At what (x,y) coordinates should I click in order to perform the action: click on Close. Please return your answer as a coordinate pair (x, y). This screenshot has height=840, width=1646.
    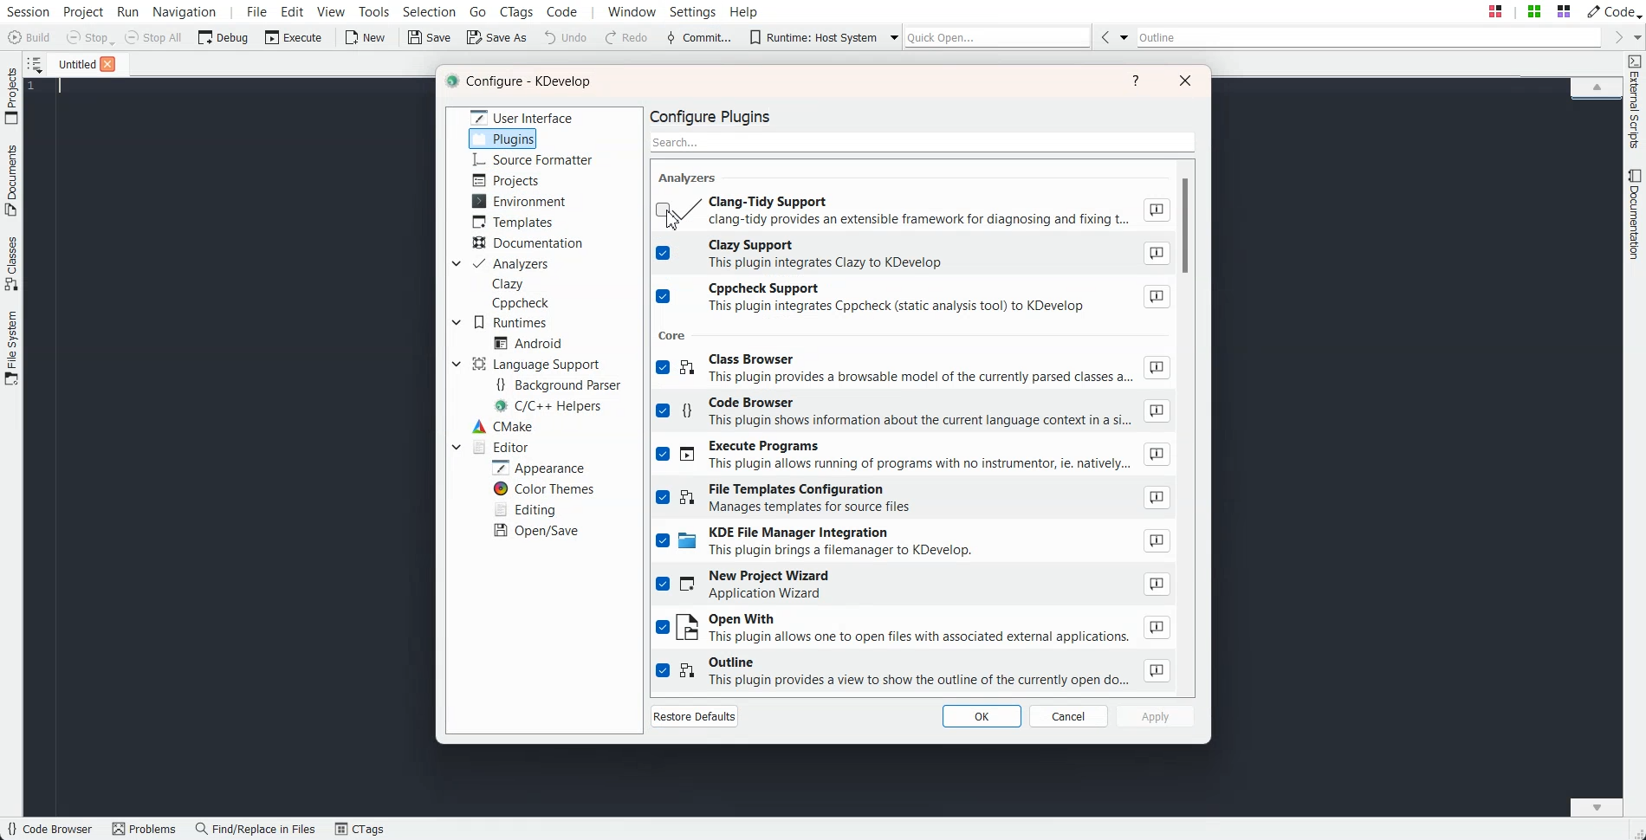
    Looking at the image, I should click on (107, 64).